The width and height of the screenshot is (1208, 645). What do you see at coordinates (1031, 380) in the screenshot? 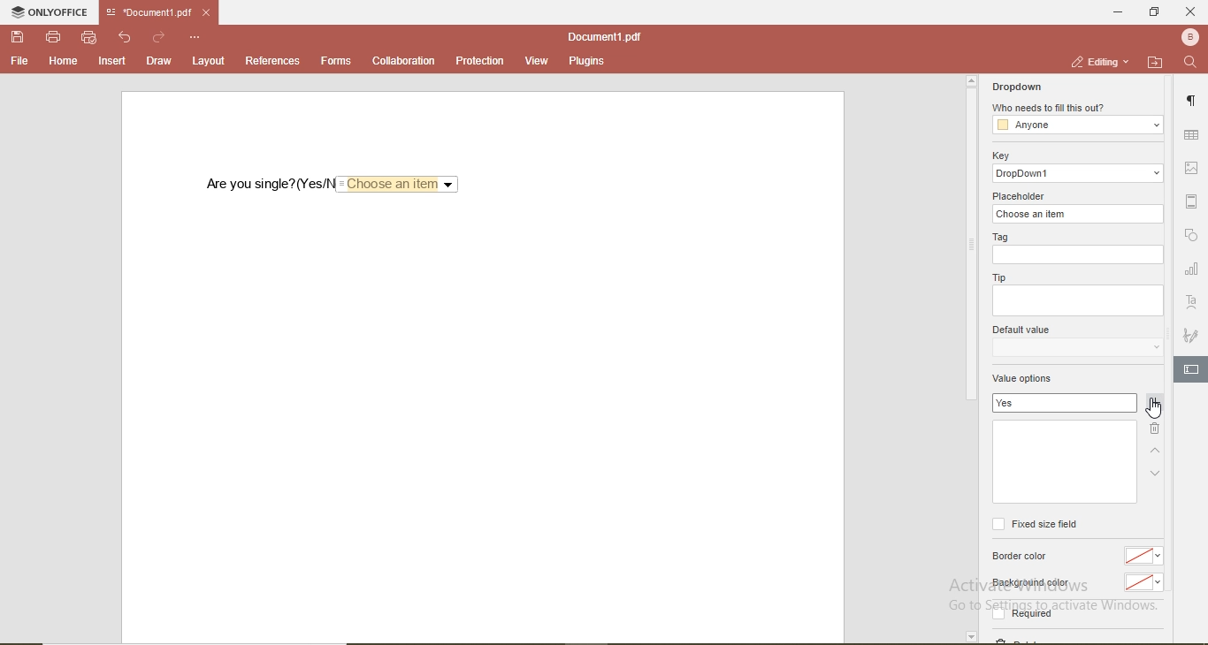
I see `value options` at bounding box center [1031, 380].